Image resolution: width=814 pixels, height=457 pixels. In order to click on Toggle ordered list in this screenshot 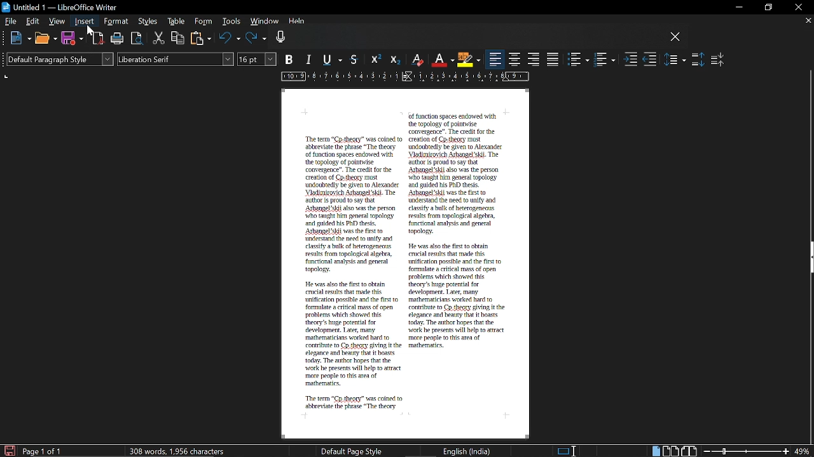, I will do `click(604, 60)`.